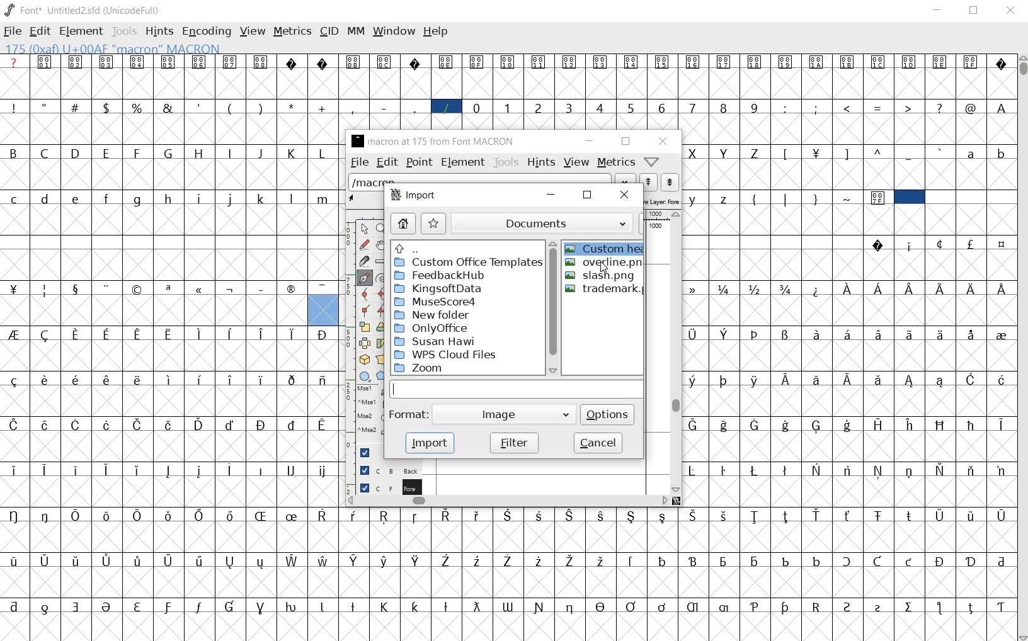 The height and width of the screenshot is (641, 1028). Describe the element at coordinates (878, 515) in the screenshot. I see `Symbol` at that location.